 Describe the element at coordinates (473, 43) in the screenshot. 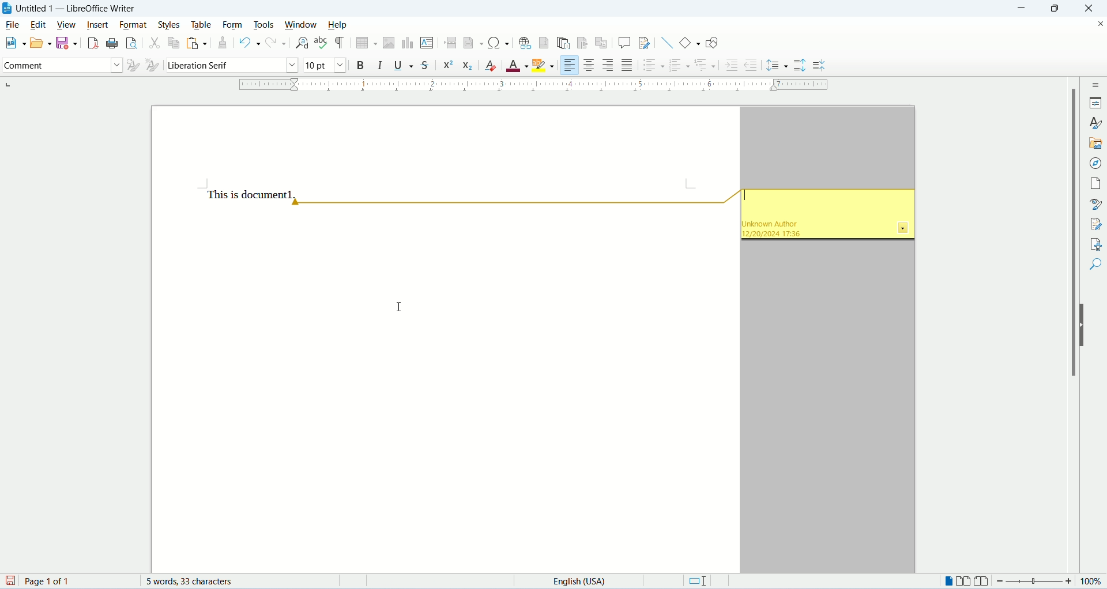

I see `insert field` at that location.